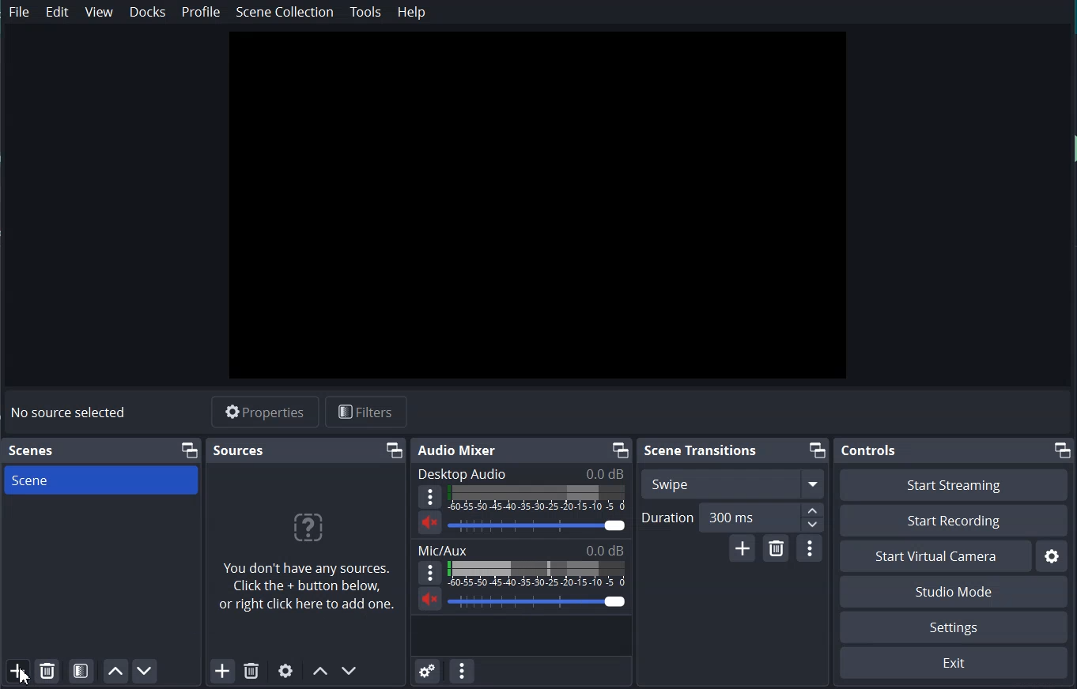 This screenshot has height=689, width=1077. I want to click on Scene Transition, so click(701, 451).